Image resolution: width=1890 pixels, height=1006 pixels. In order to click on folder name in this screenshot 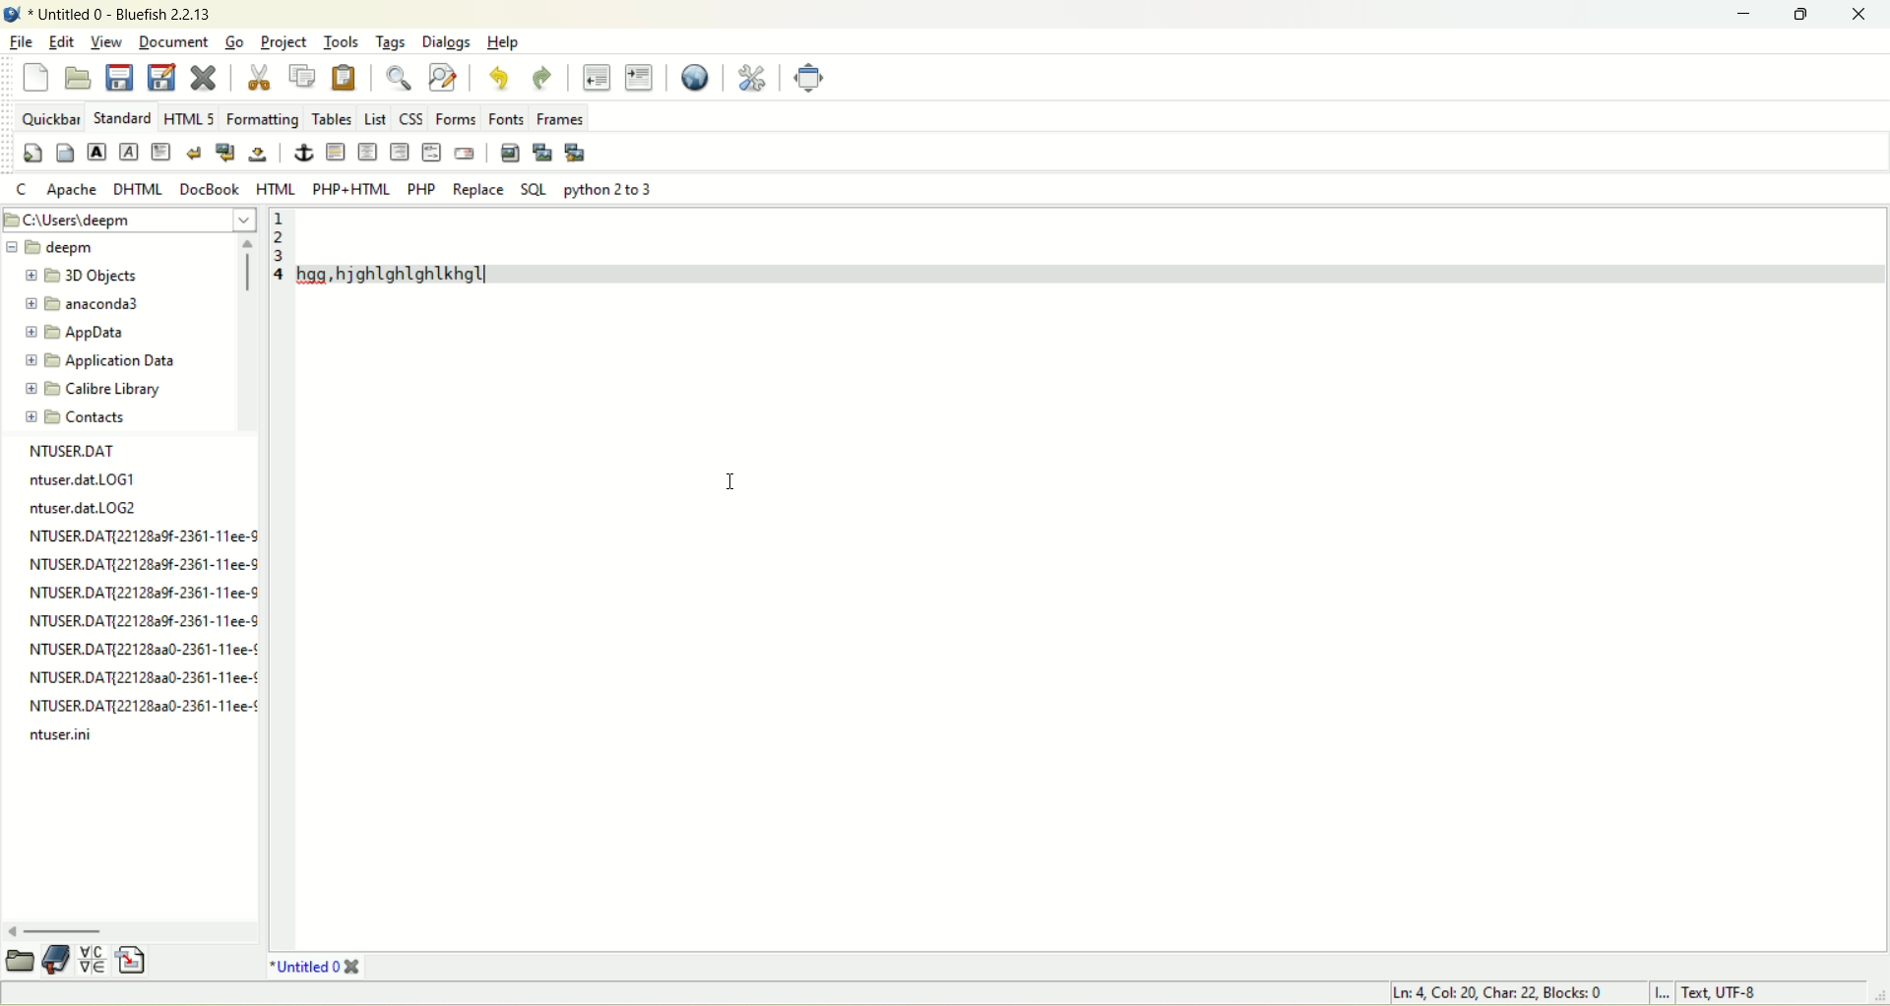, I will do `click(81, 277)`.